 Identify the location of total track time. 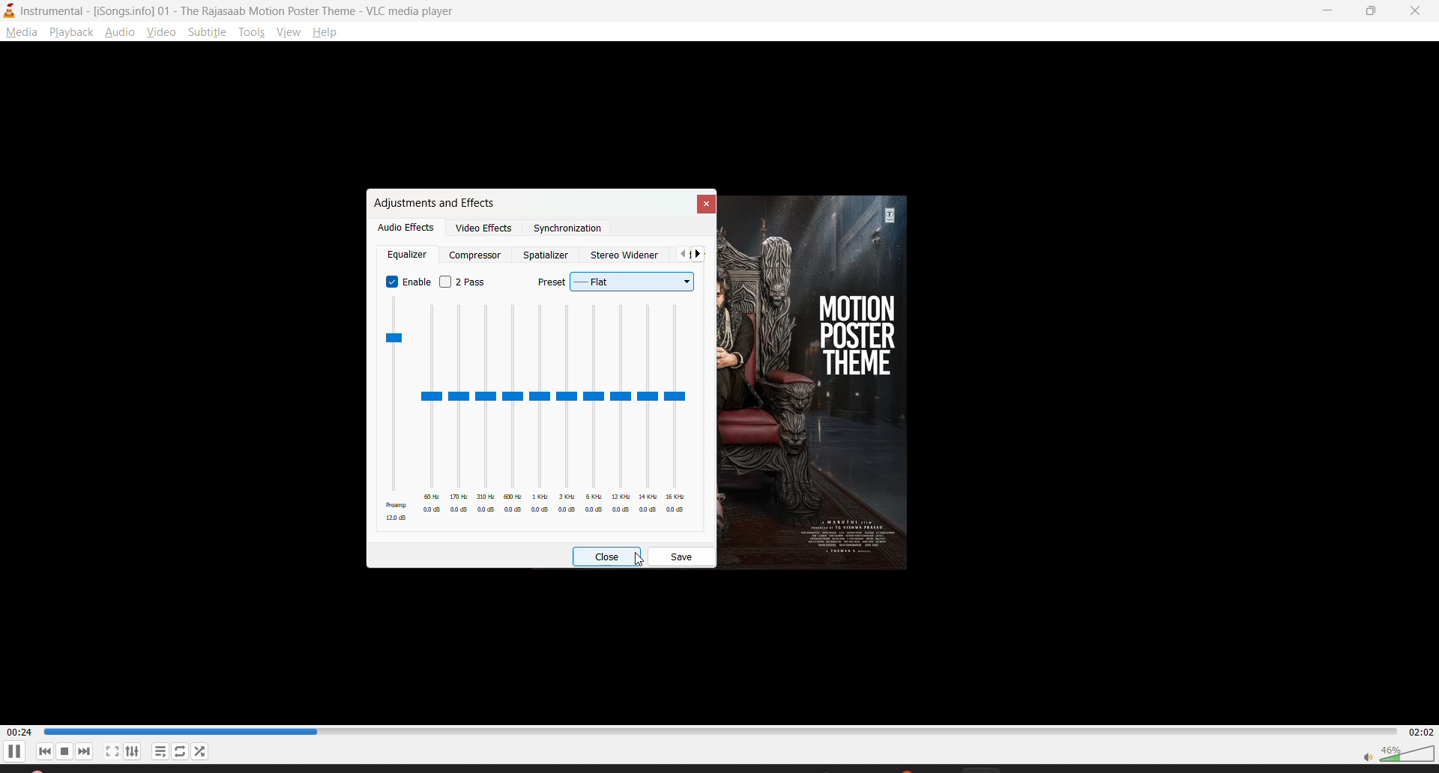
(1418, 730).